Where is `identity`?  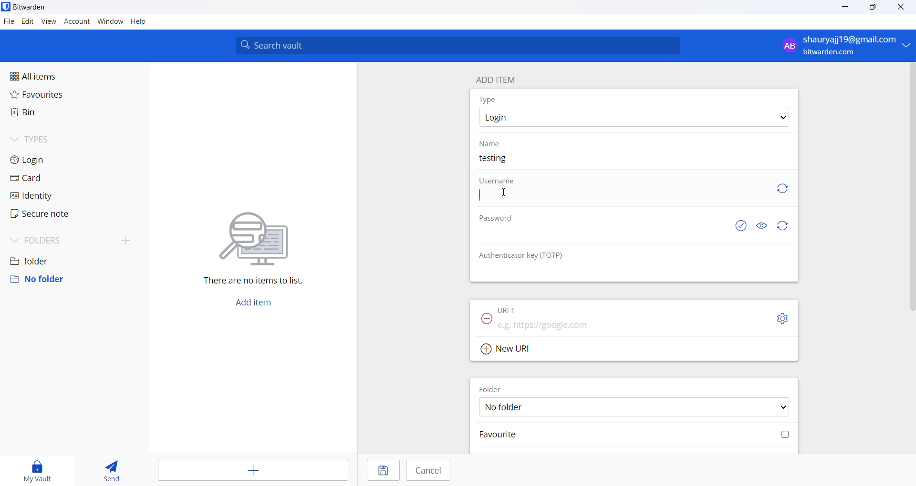
identity is located at coordinates (46, 196).